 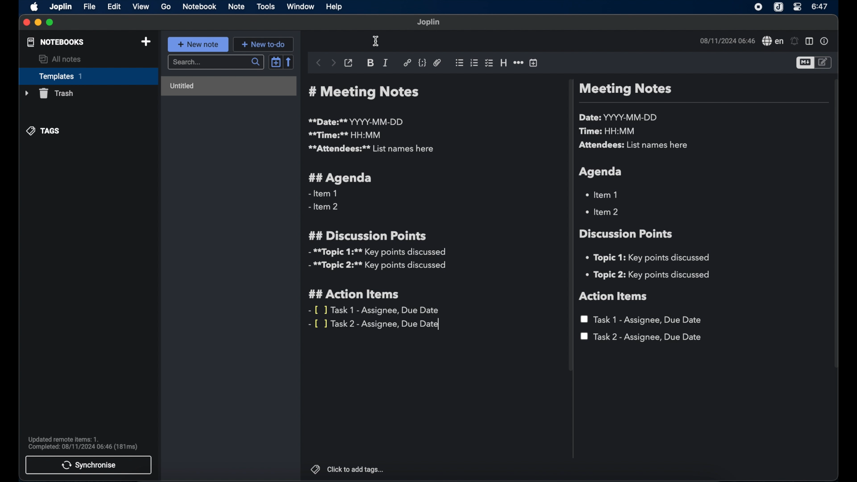 I want to click on code, so click(x=423, y=62).